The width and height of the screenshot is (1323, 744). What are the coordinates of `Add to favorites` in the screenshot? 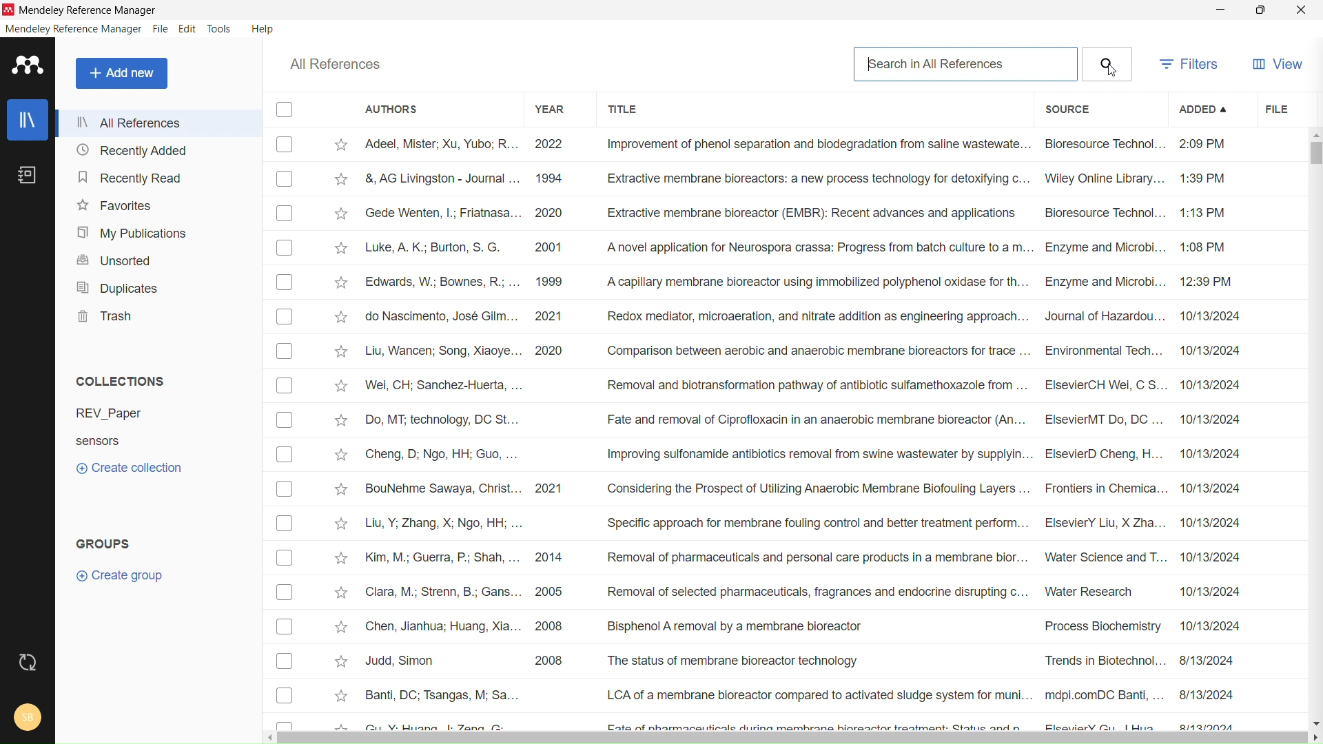 It's located at (339, 281).